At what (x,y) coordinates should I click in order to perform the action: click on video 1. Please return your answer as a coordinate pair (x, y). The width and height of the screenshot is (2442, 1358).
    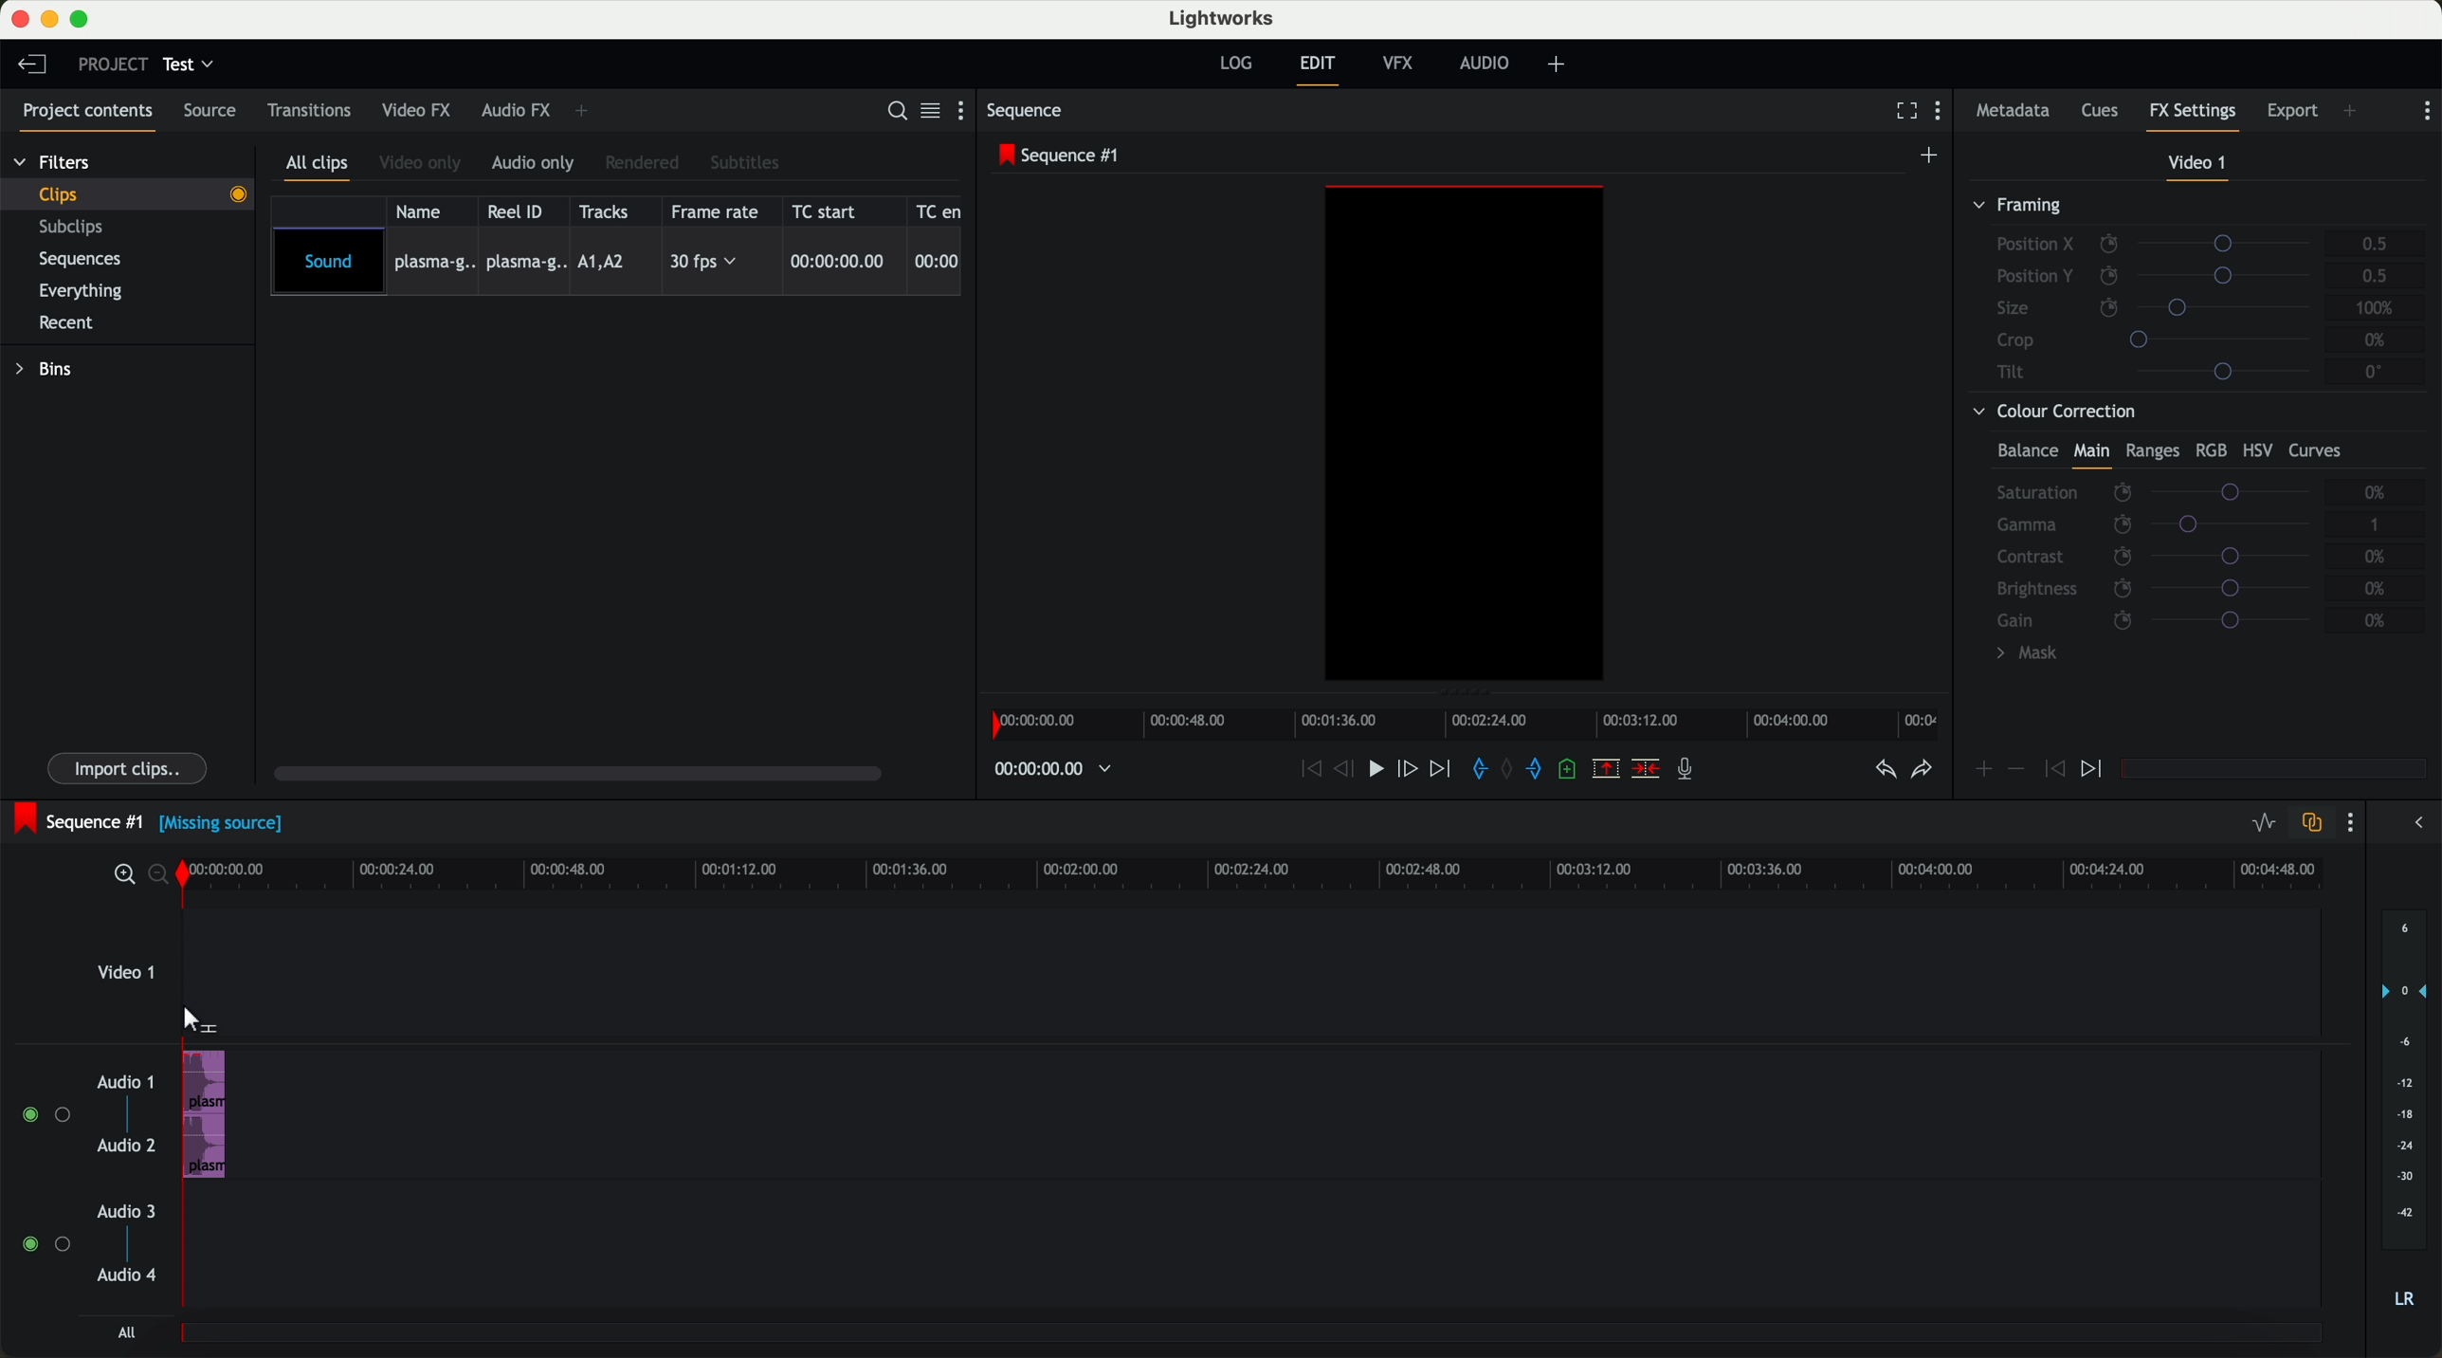
    Looking at the image, I should click on (126, 979).